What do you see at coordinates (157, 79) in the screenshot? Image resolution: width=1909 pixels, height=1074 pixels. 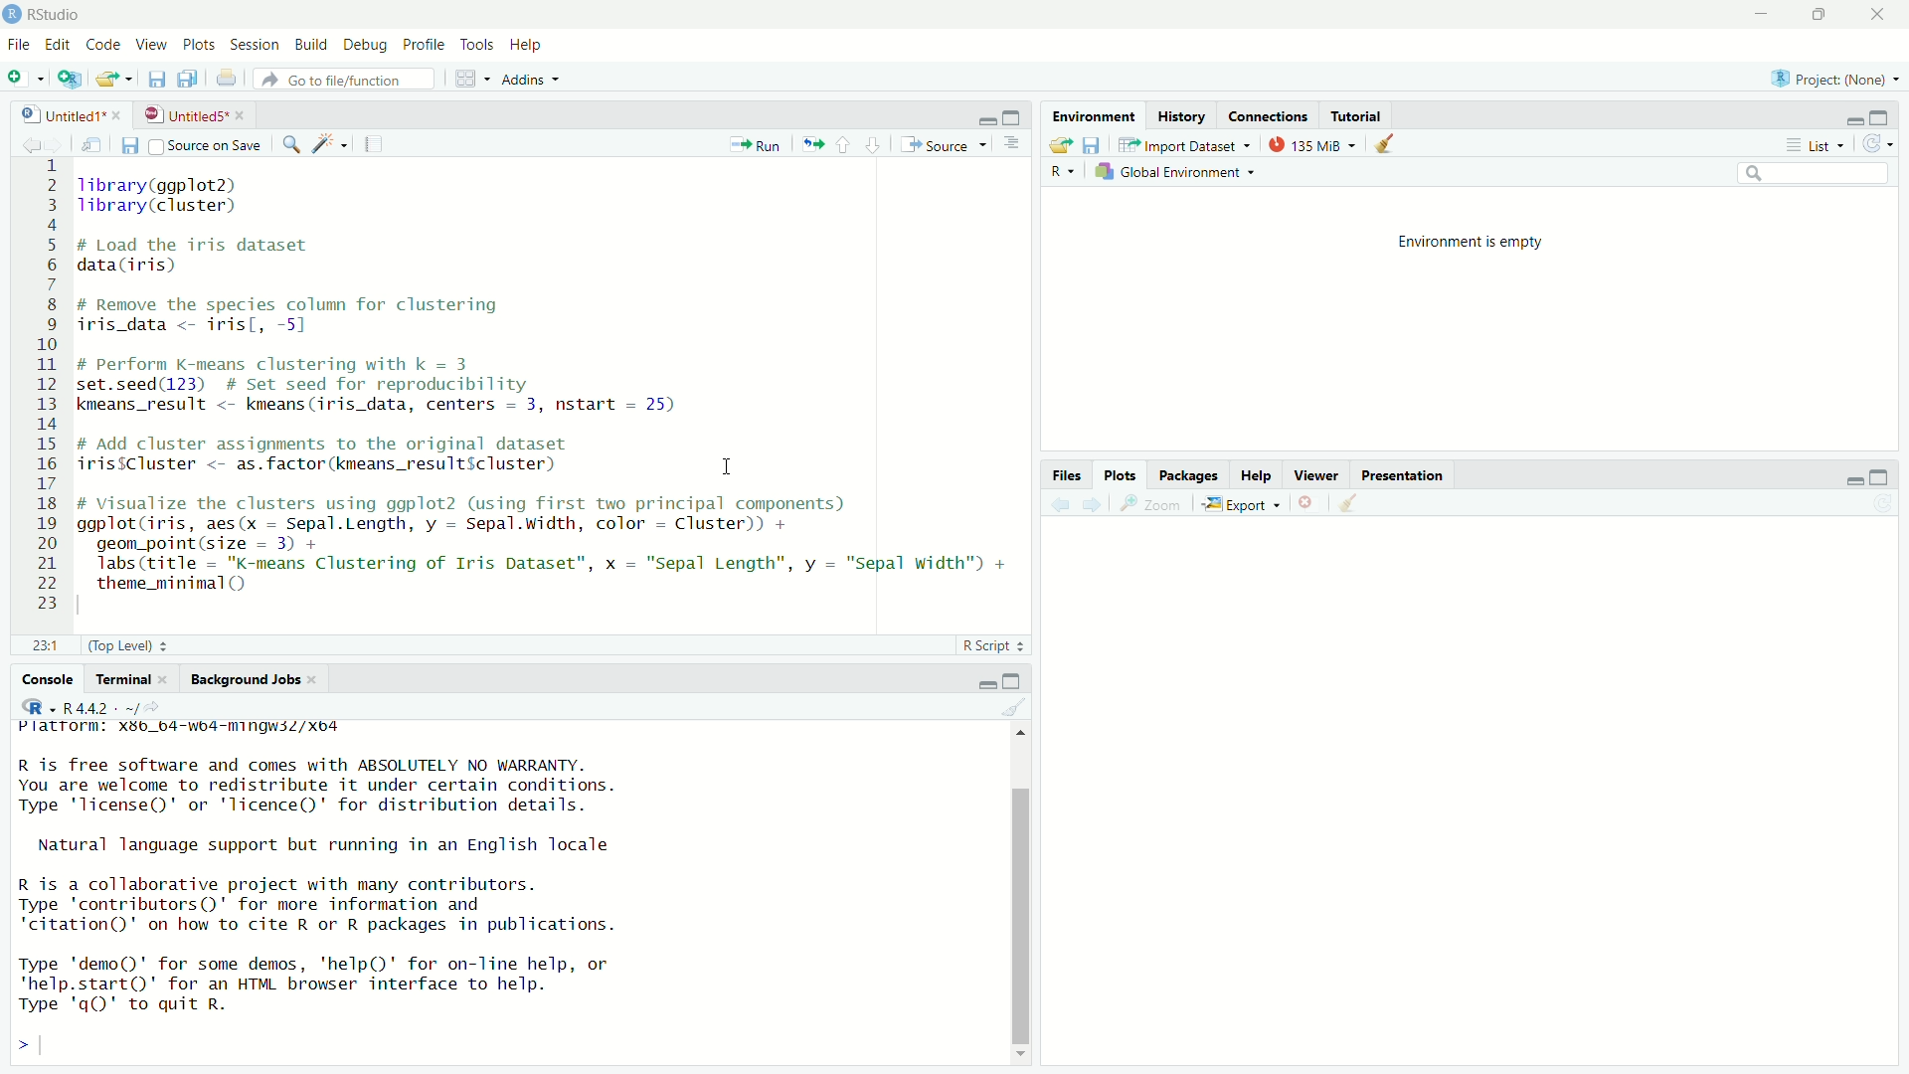 I see `save current document` at bounding box center [157, 79].